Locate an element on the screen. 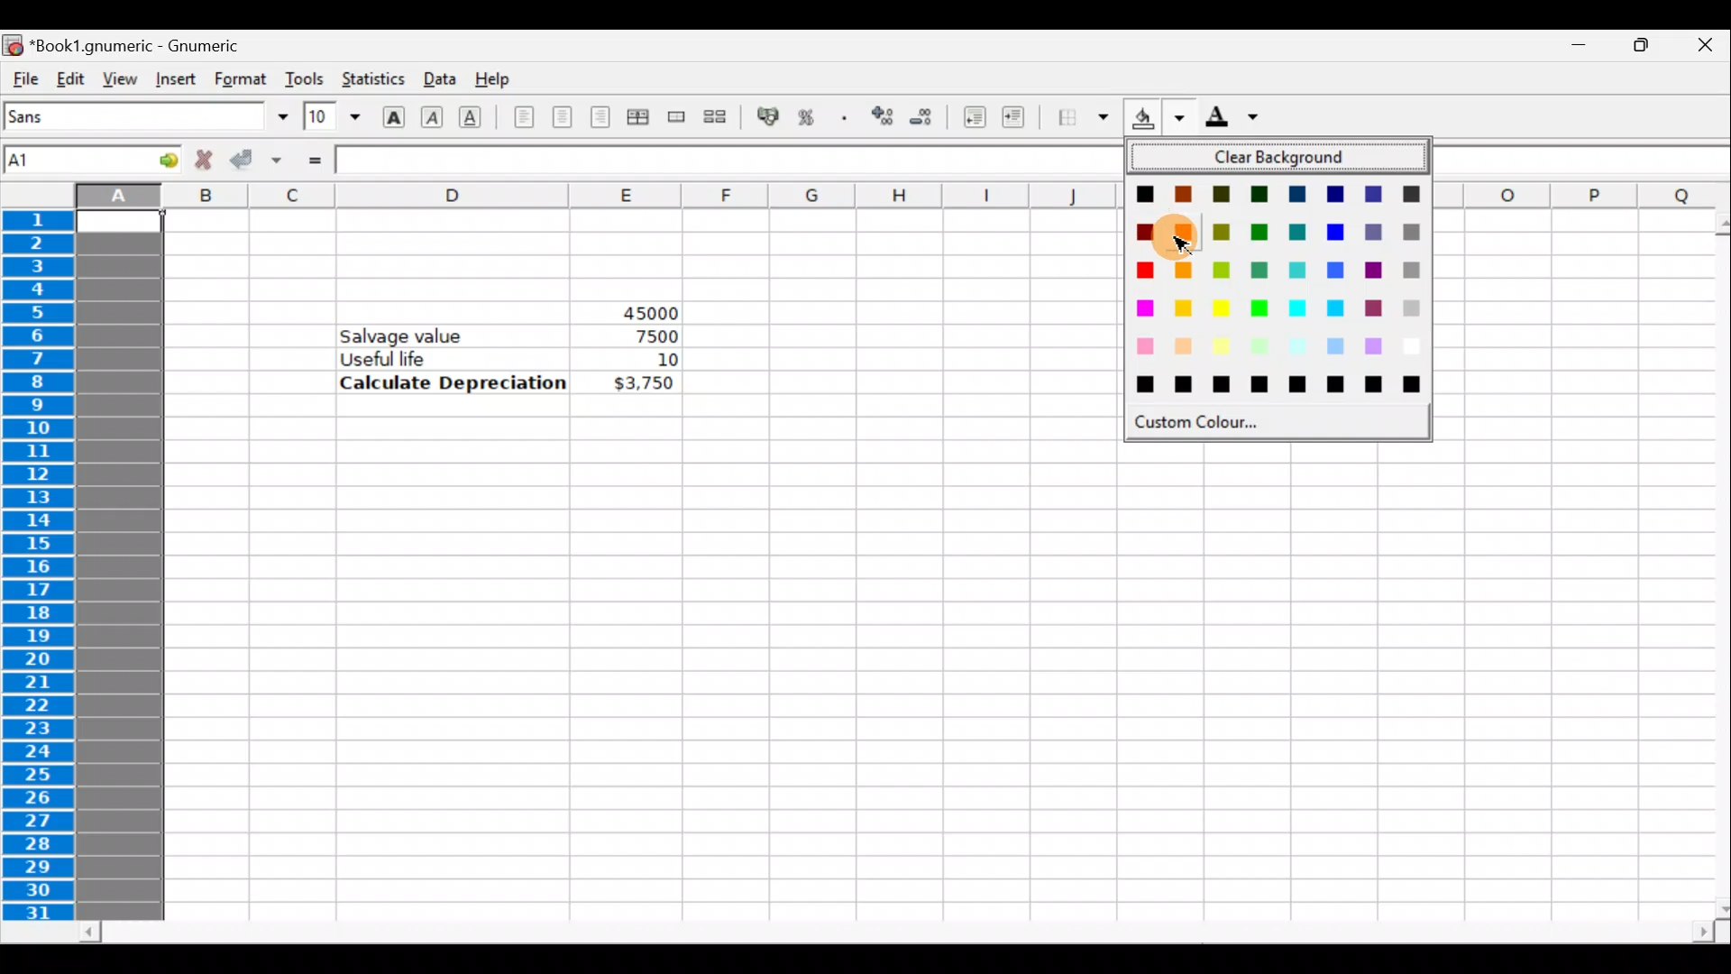 Image resolution: width=1731 pixels, height=974 pixels. Maximize is located at coordinates (1637, 51).